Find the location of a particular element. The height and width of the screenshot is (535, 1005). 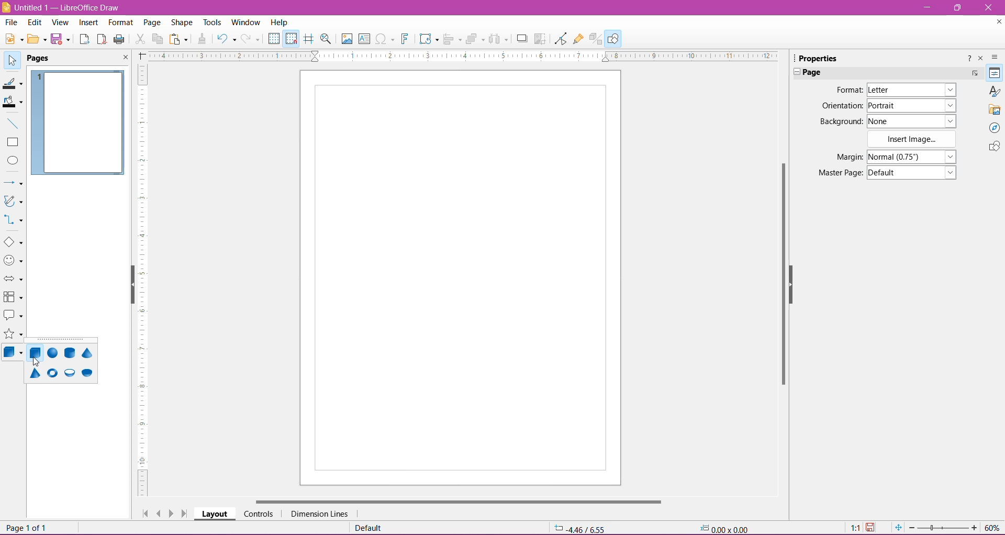

Cut is located at coordinates (140, 40).